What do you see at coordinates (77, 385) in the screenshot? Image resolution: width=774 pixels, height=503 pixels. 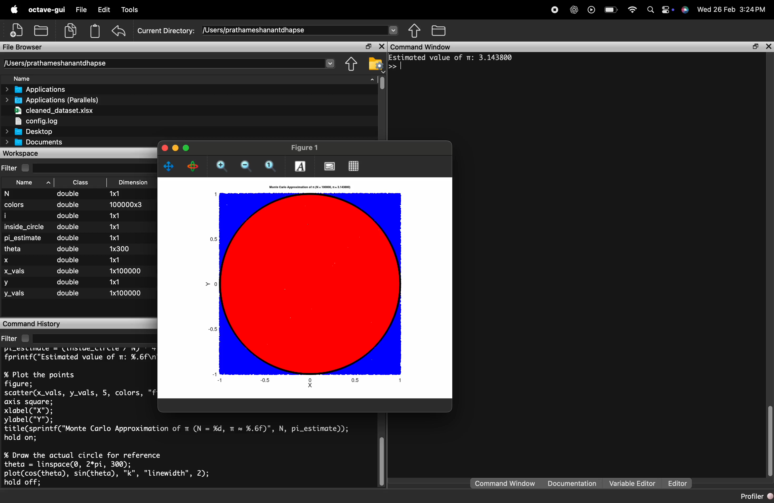 I see `PL_EDLLIIULE = (LIDLUC_LLILLE / IN) =
fprintf("Estimated value of mw: %.6f\r
% Plot the points

figure;

scatter(x_vals, y_vals, 5, colors, "f
axis square;

xlabel("X");

vliabel("Y"):` at bounding box center [77, 385].